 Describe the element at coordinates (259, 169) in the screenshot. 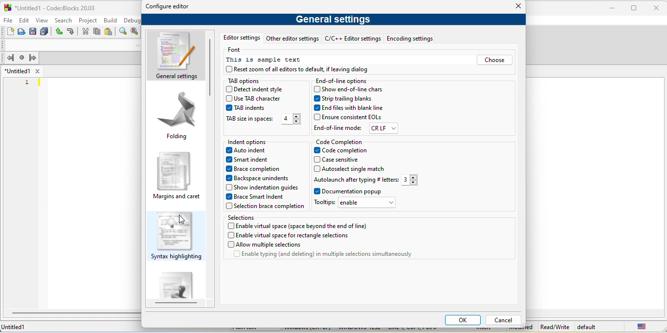

I see `brace completion` at that location.